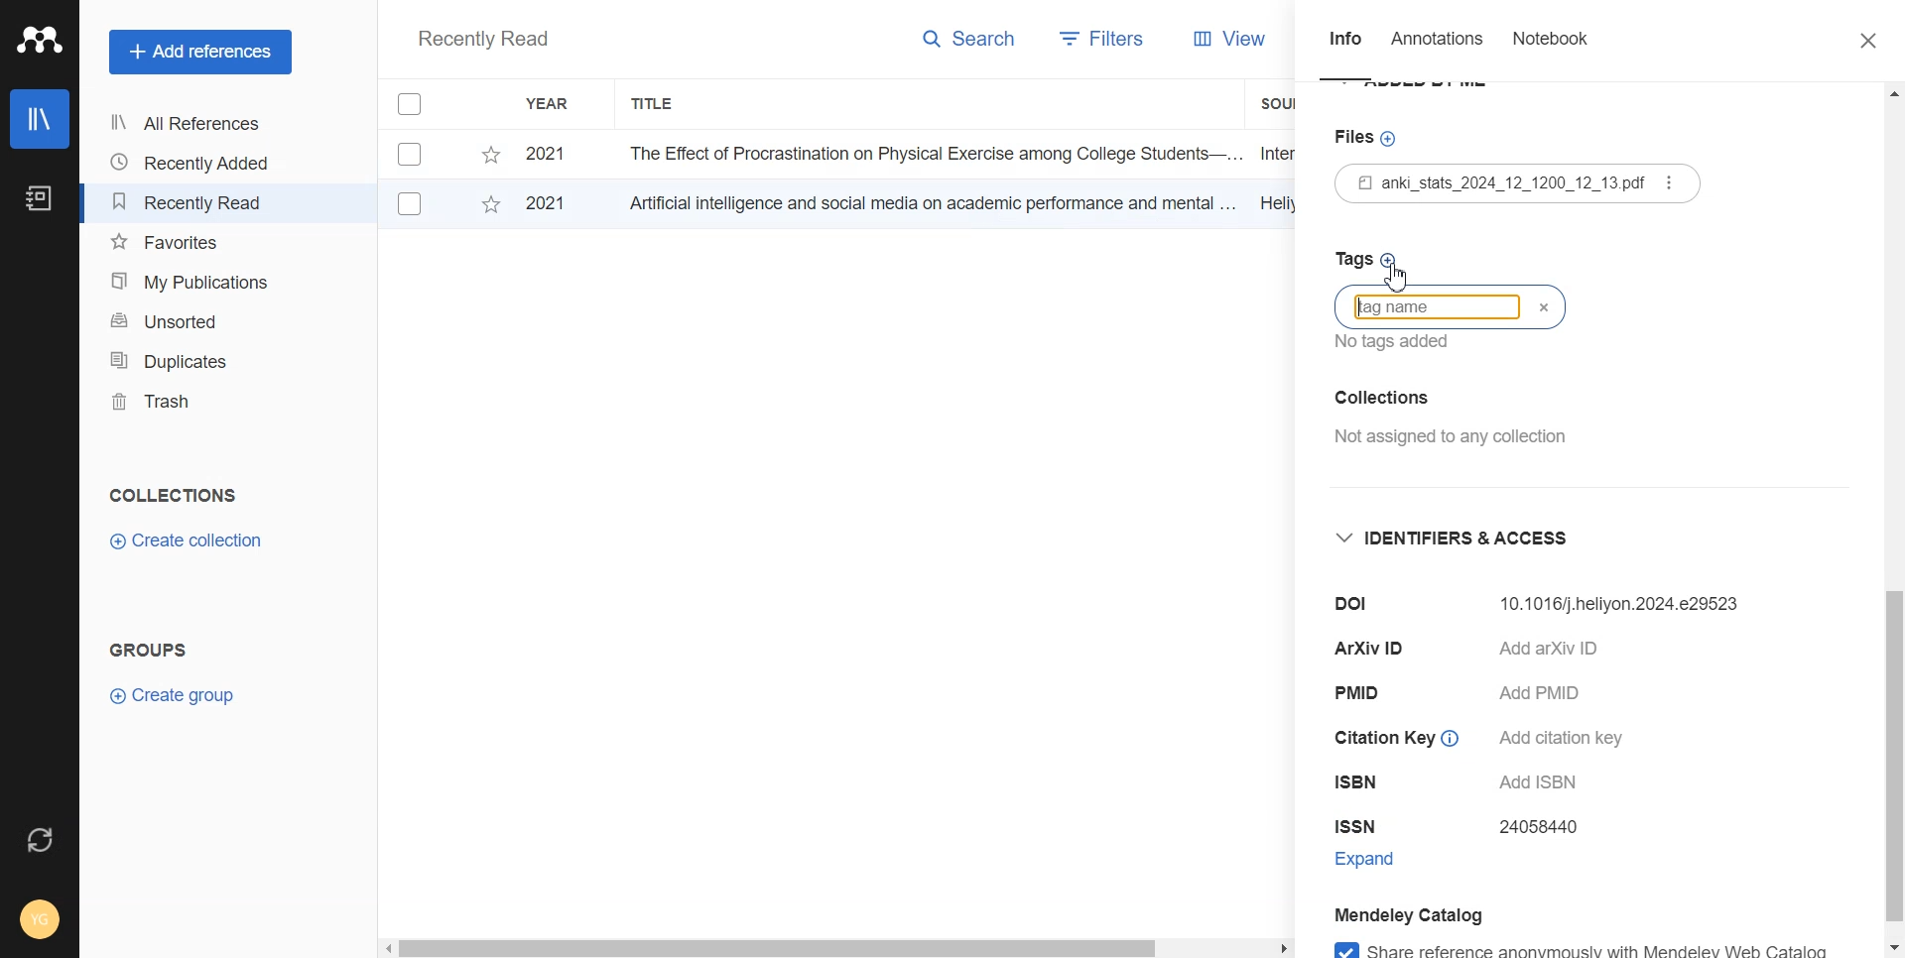 This screenshot has width=1905, height=958. I want to click on Title, so click(654, 104).